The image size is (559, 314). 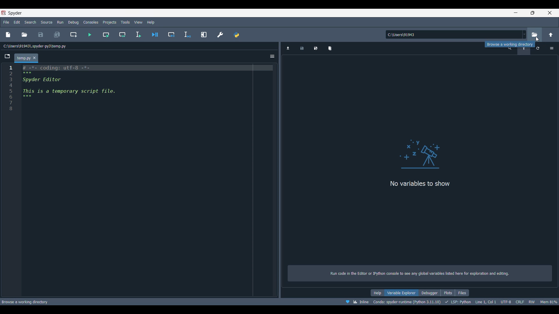 What do you see at coordinates (330, 48) in the screenshot?
I see `Remove all variables` at bounding box center [330, 48].